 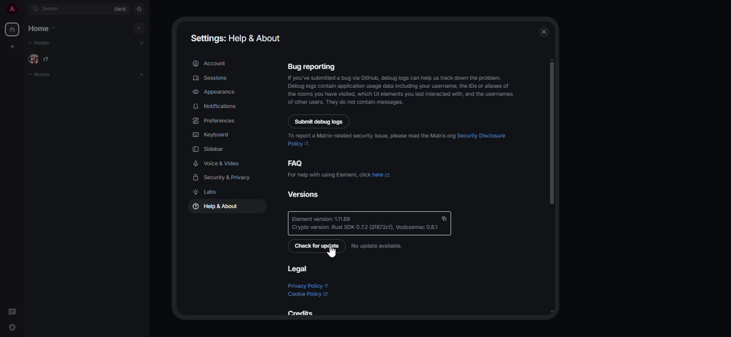 What do you see at coordinates (50, 9) in the screenshot?
I see `search` at bounding box center [50, 9].